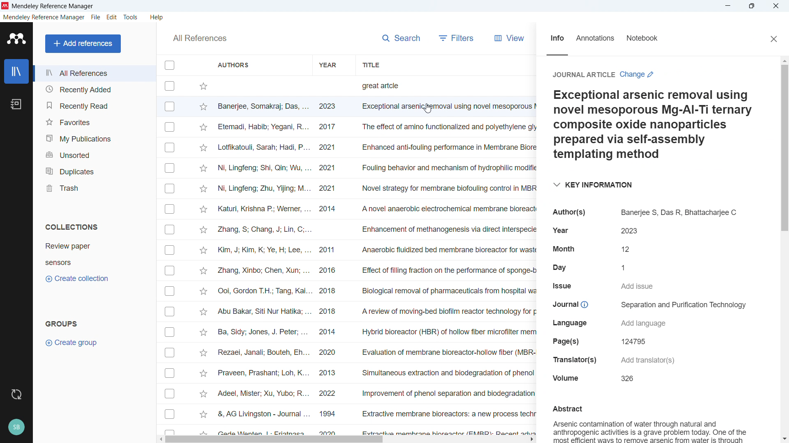  I want to click on file, so click(96, 18).